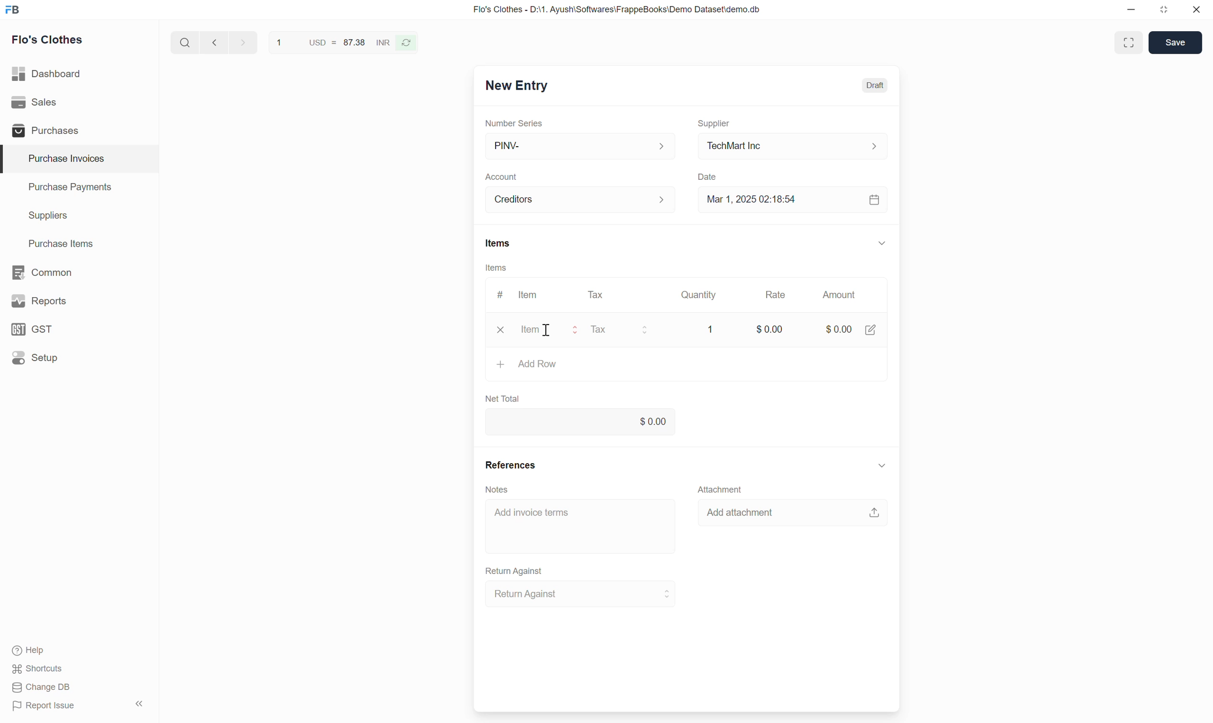 The width and height of the screenshot is (1213, 723). What do you see at coordinates (1196, 9) in the screenshot?
I see `Close` at bounding box center [1196, 9].